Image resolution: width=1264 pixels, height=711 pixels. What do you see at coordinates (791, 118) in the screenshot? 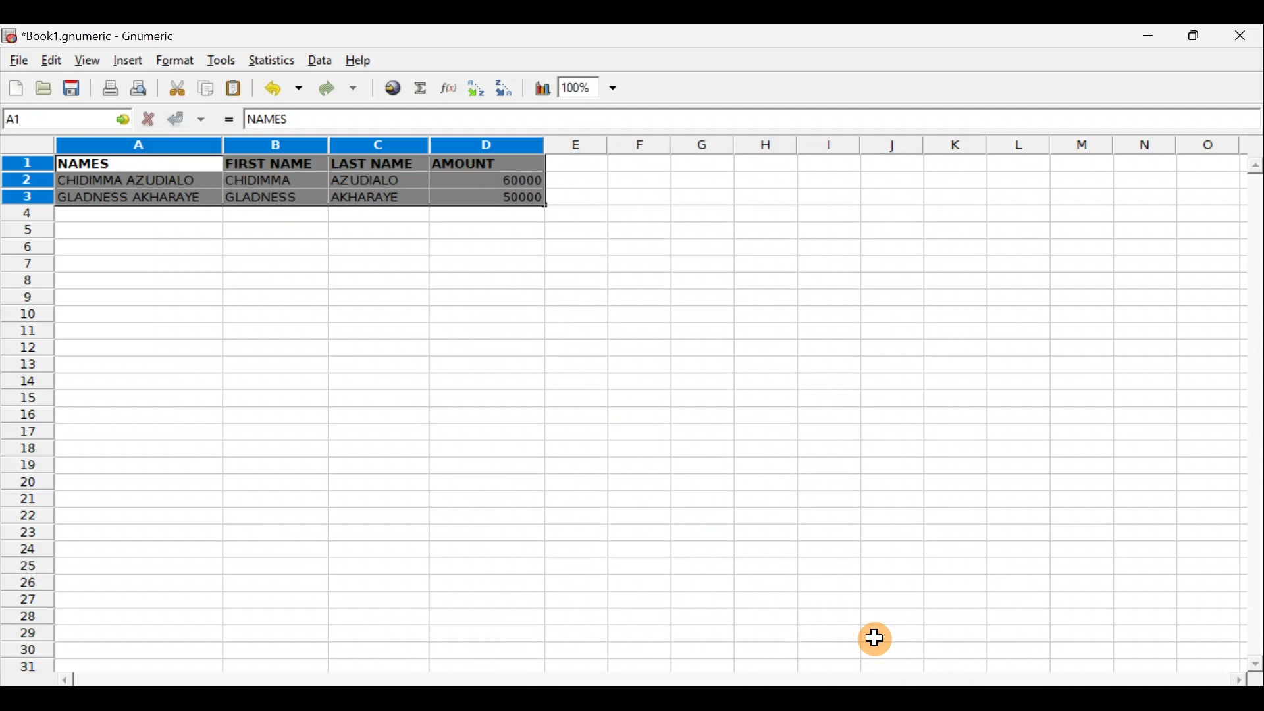
I see `Formula bar` at bounding box center [791, 118].